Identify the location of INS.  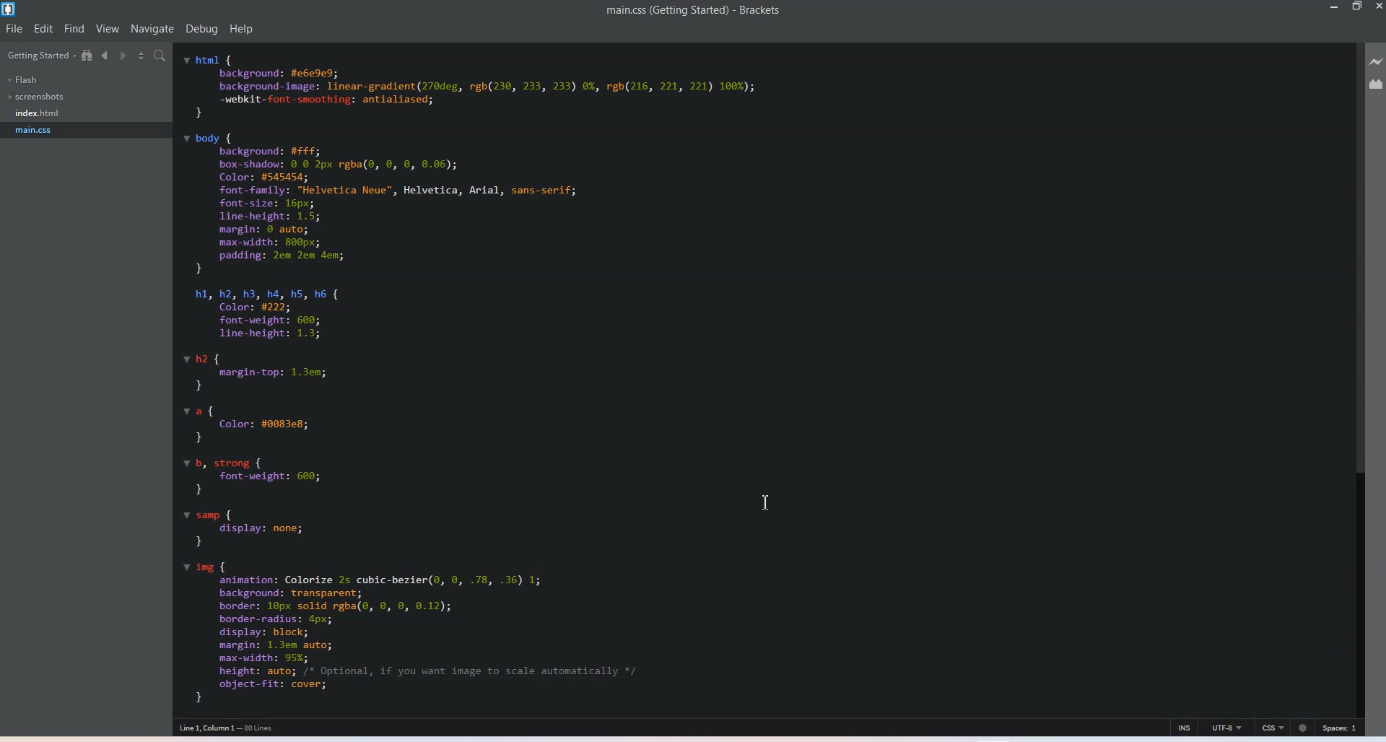
(1185, 727).